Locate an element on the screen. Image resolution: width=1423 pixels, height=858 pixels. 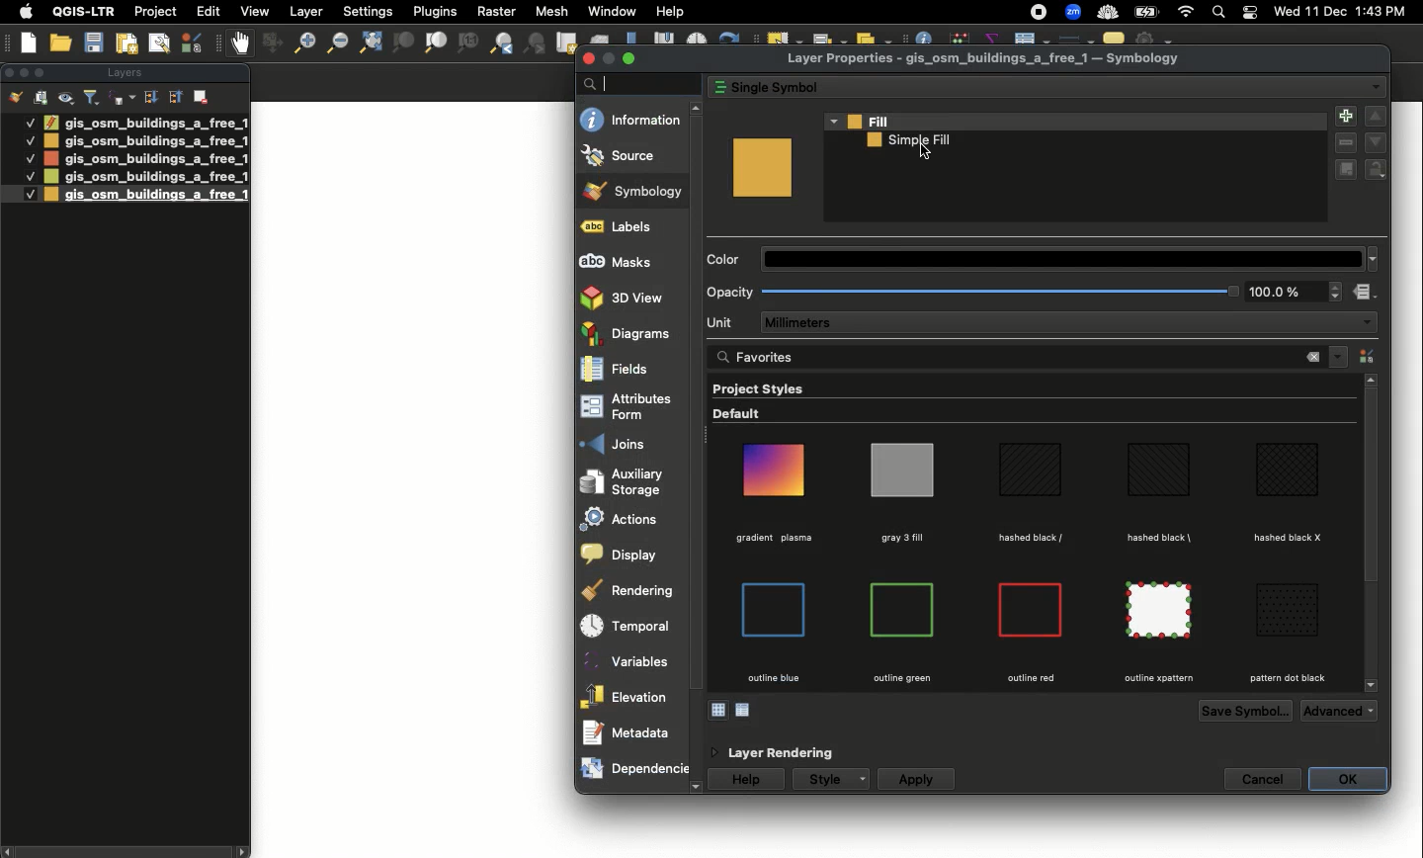
Minimize is located at coordinates (23, 71).